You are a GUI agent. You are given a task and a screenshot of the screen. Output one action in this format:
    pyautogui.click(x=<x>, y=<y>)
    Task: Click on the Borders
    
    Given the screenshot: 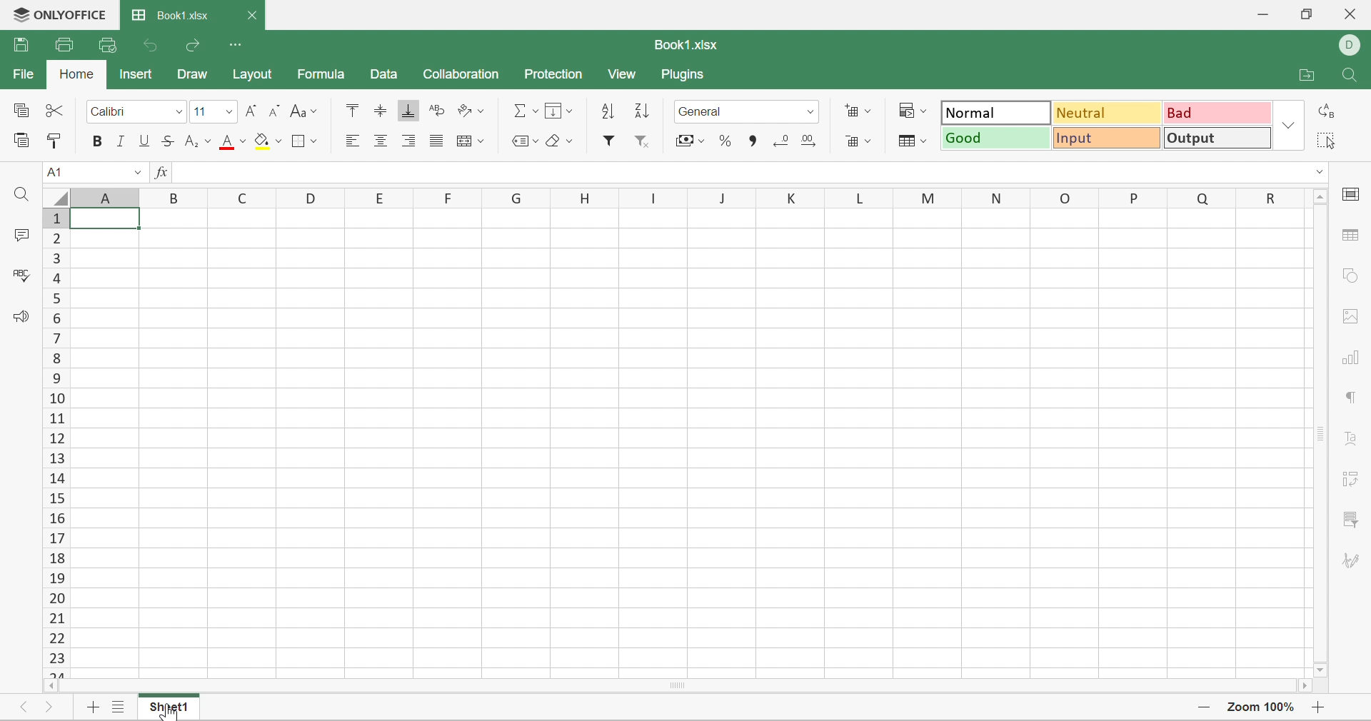 What is the action you would take?
    pyautogui.click(x=306, y=141)
    